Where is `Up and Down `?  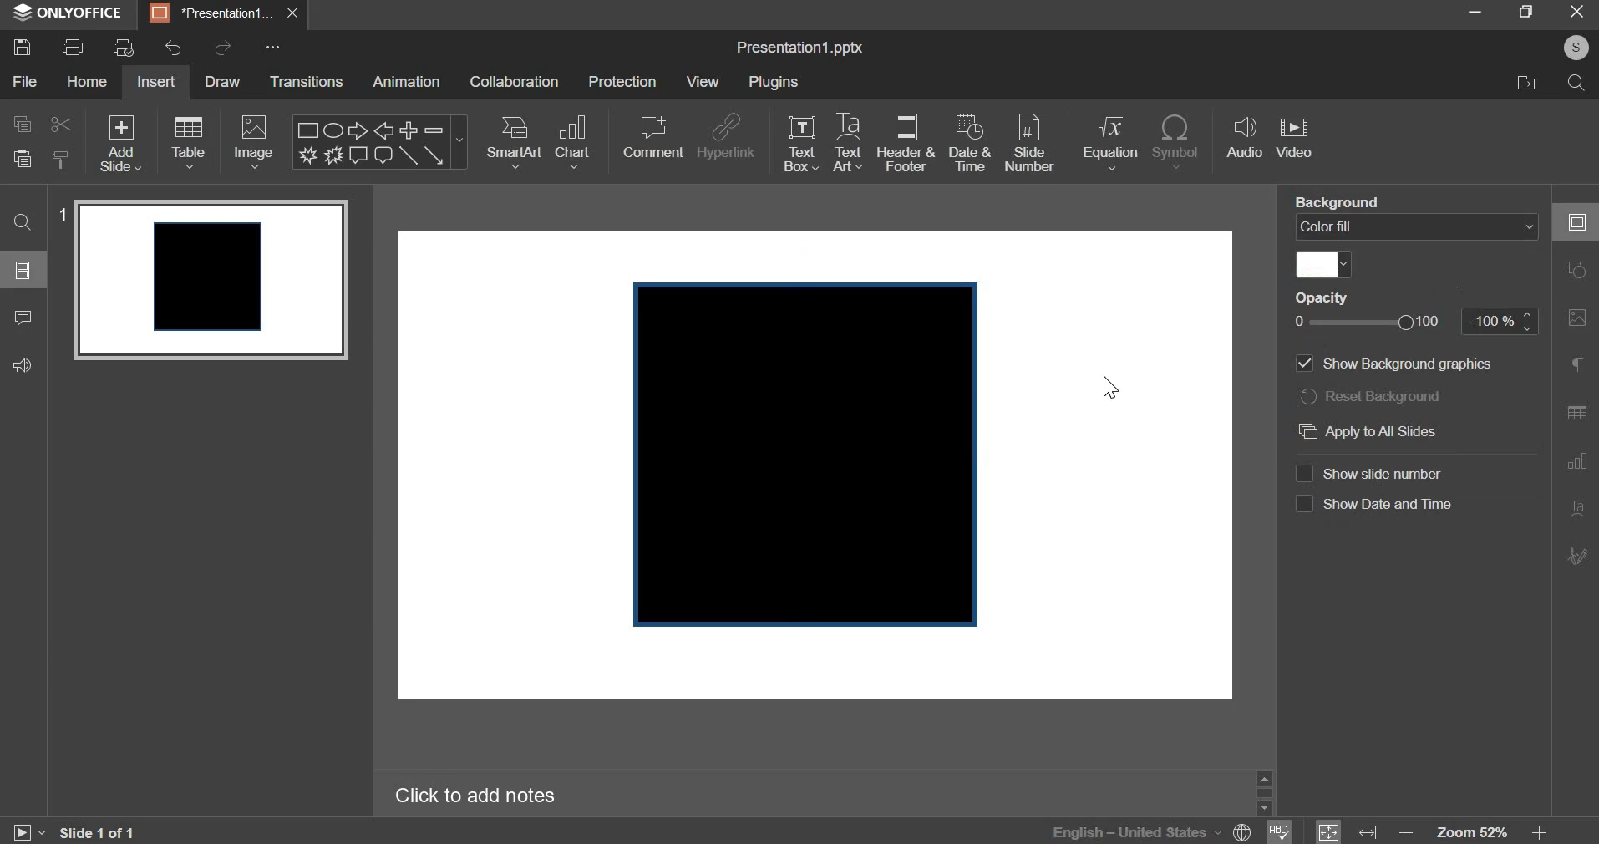 Up and Down  is located at coordinates (1267, 791).